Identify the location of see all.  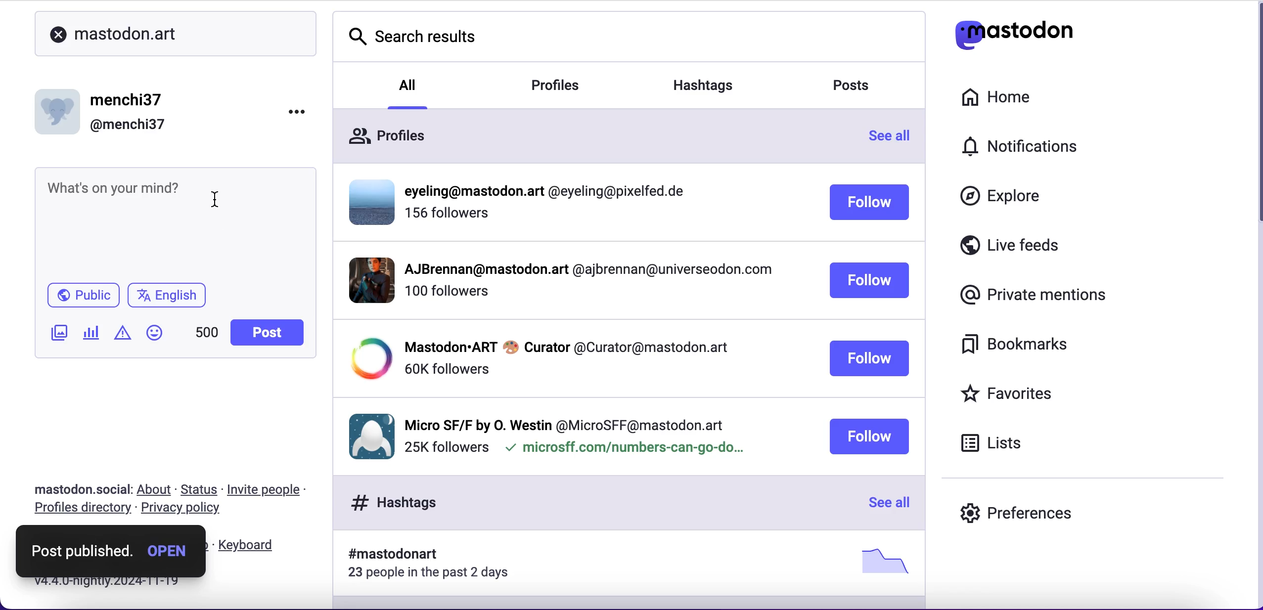
(887, 504).